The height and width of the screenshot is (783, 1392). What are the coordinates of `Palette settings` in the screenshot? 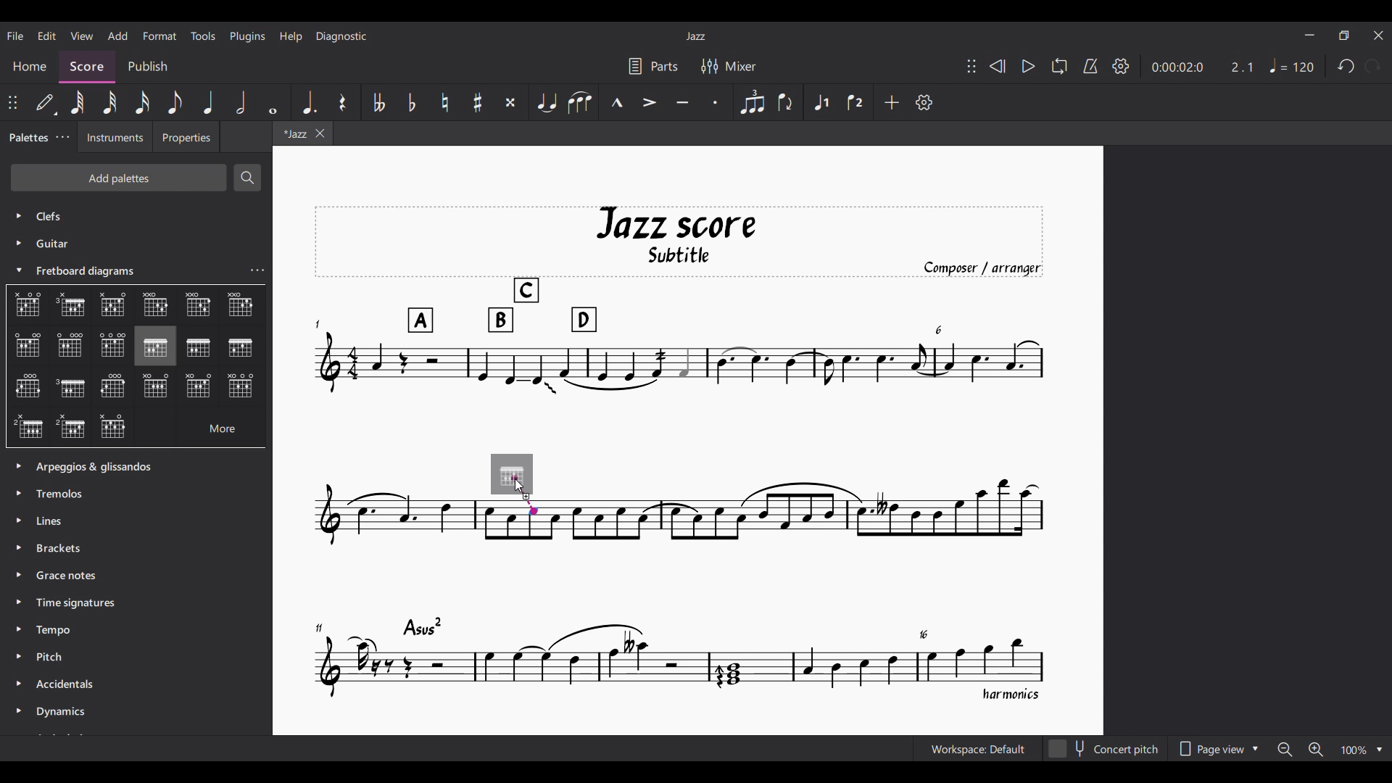 It's located at (63, 136).